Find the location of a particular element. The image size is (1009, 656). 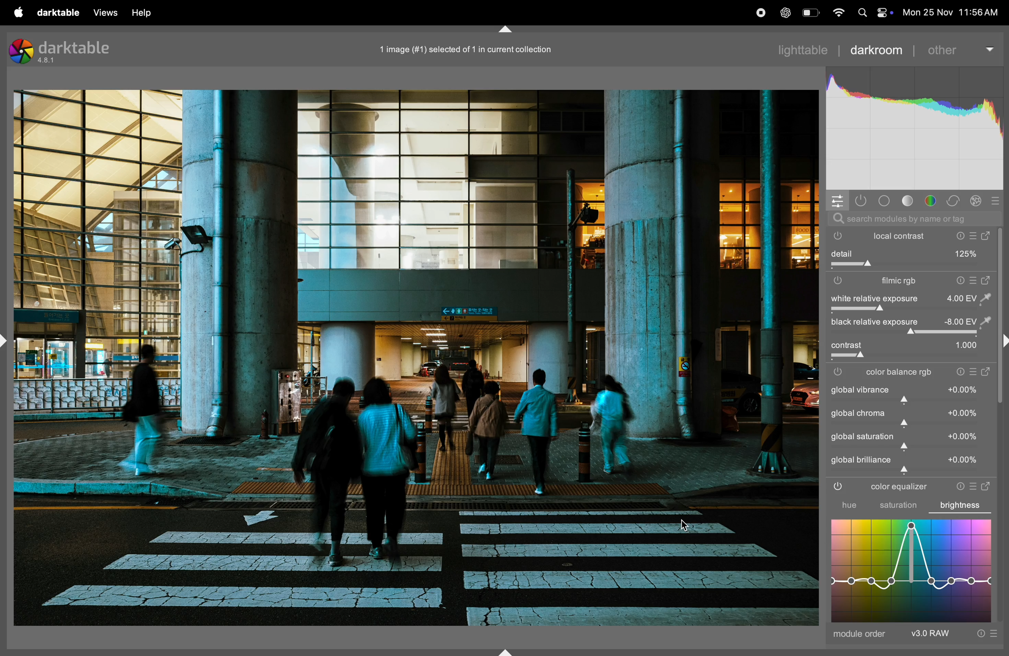

open window is located at coordinates (987, 372).